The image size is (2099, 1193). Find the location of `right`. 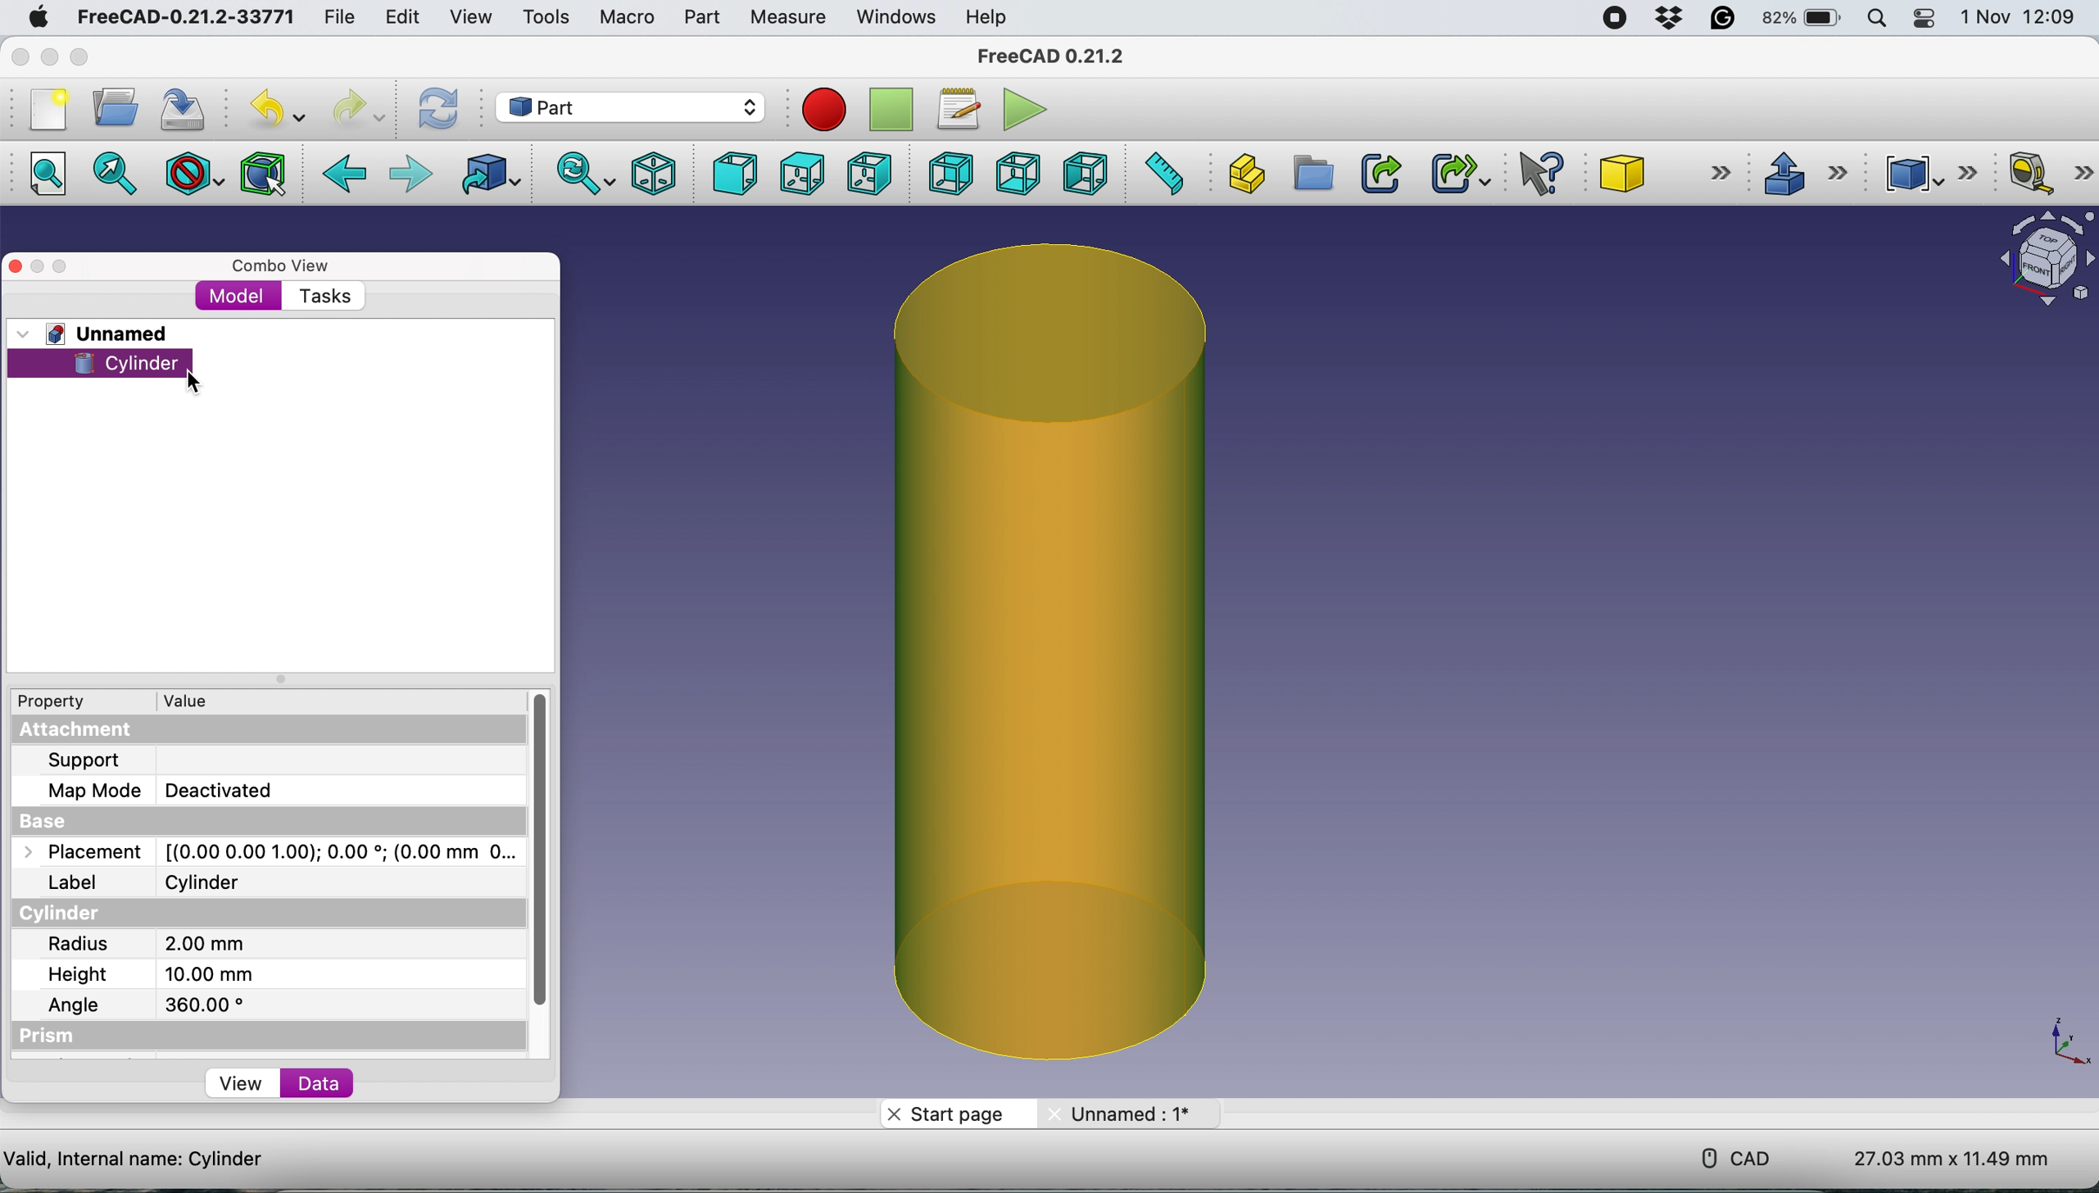

right is located at coordinates (868, 173).